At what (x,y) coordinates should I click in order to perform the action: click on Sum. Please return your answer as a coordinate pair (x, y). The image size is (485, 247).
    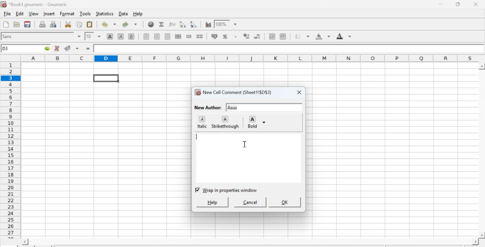
    Looking at the image, I should click on (162, 25).